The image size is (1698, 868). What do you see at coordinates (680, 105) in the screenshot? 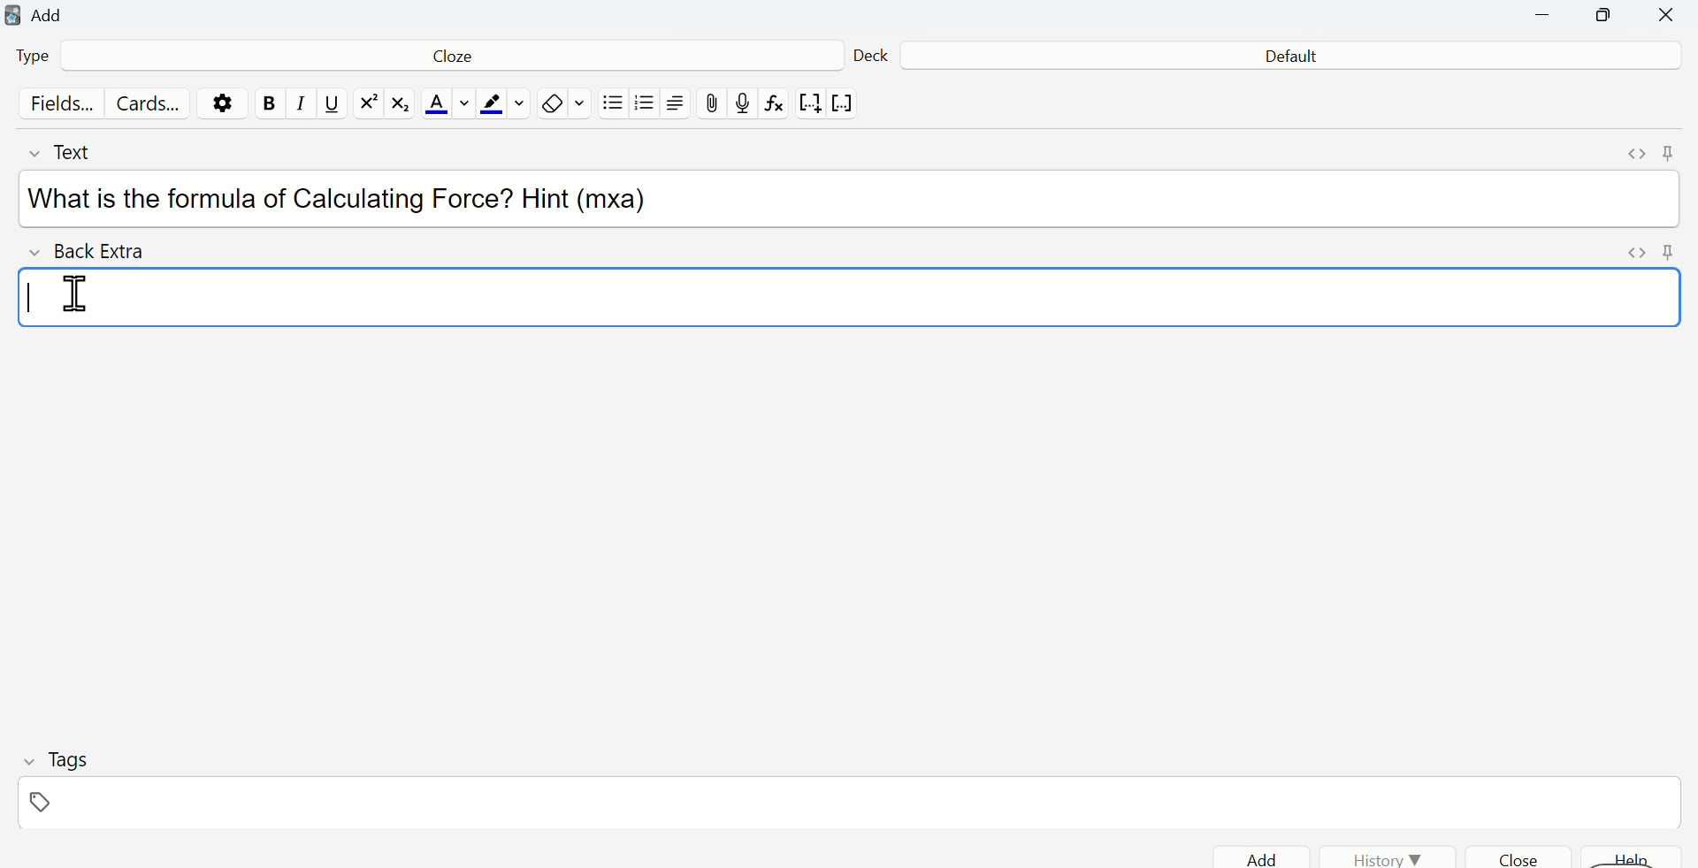
I see `Align` at bounding box center [680, 105].